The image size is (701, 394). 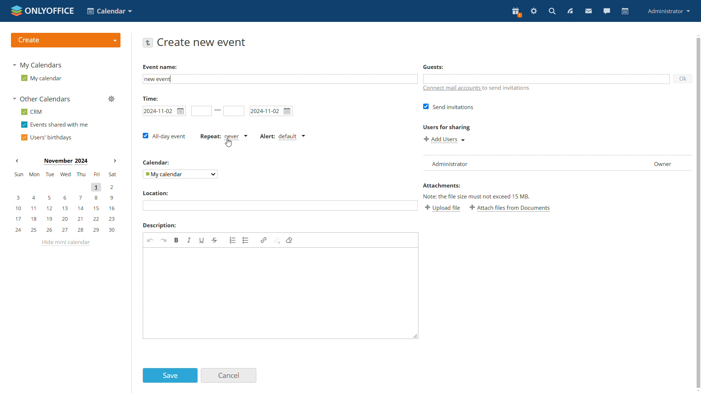 I want to click on crm, so click(x=32, y=112).